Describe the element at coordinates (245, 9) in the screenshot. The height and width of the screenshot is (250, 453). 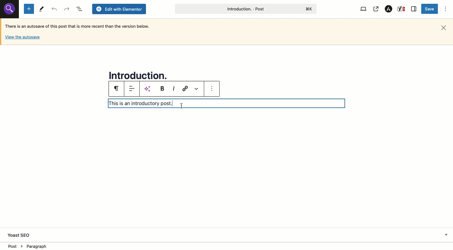
I see `Post` at that location.